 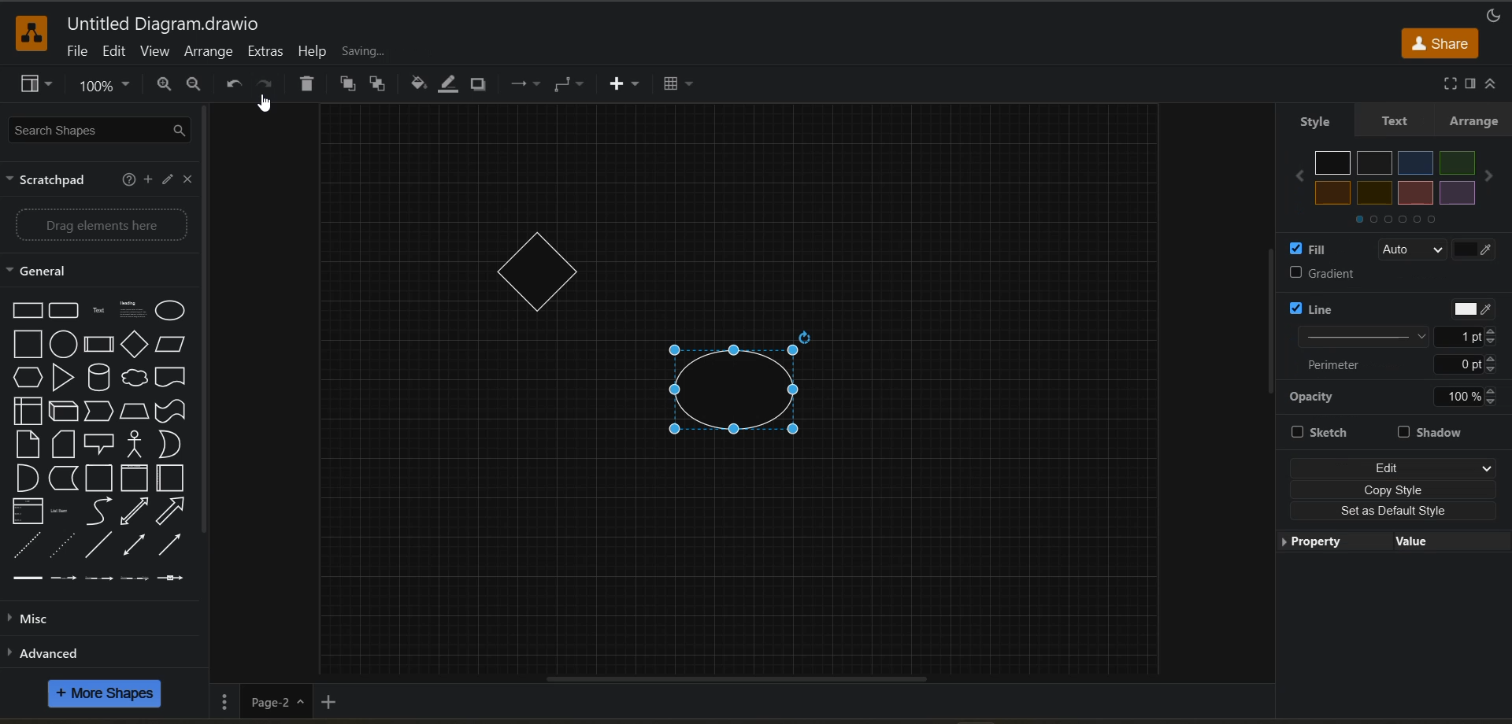 I want to click on waypoints, so click(x=573, y=87).